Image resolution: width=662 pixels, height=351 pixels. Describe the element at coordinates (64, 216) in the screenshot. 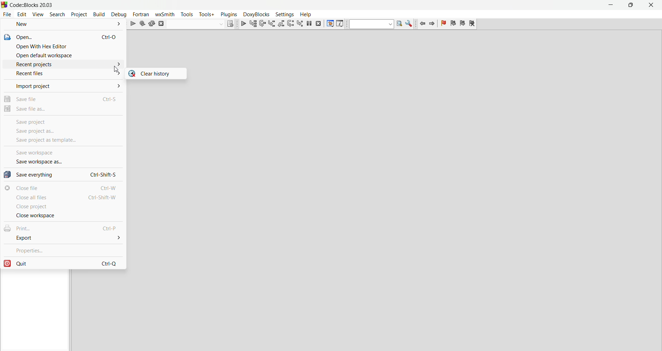

I see `close workspace` at that location.